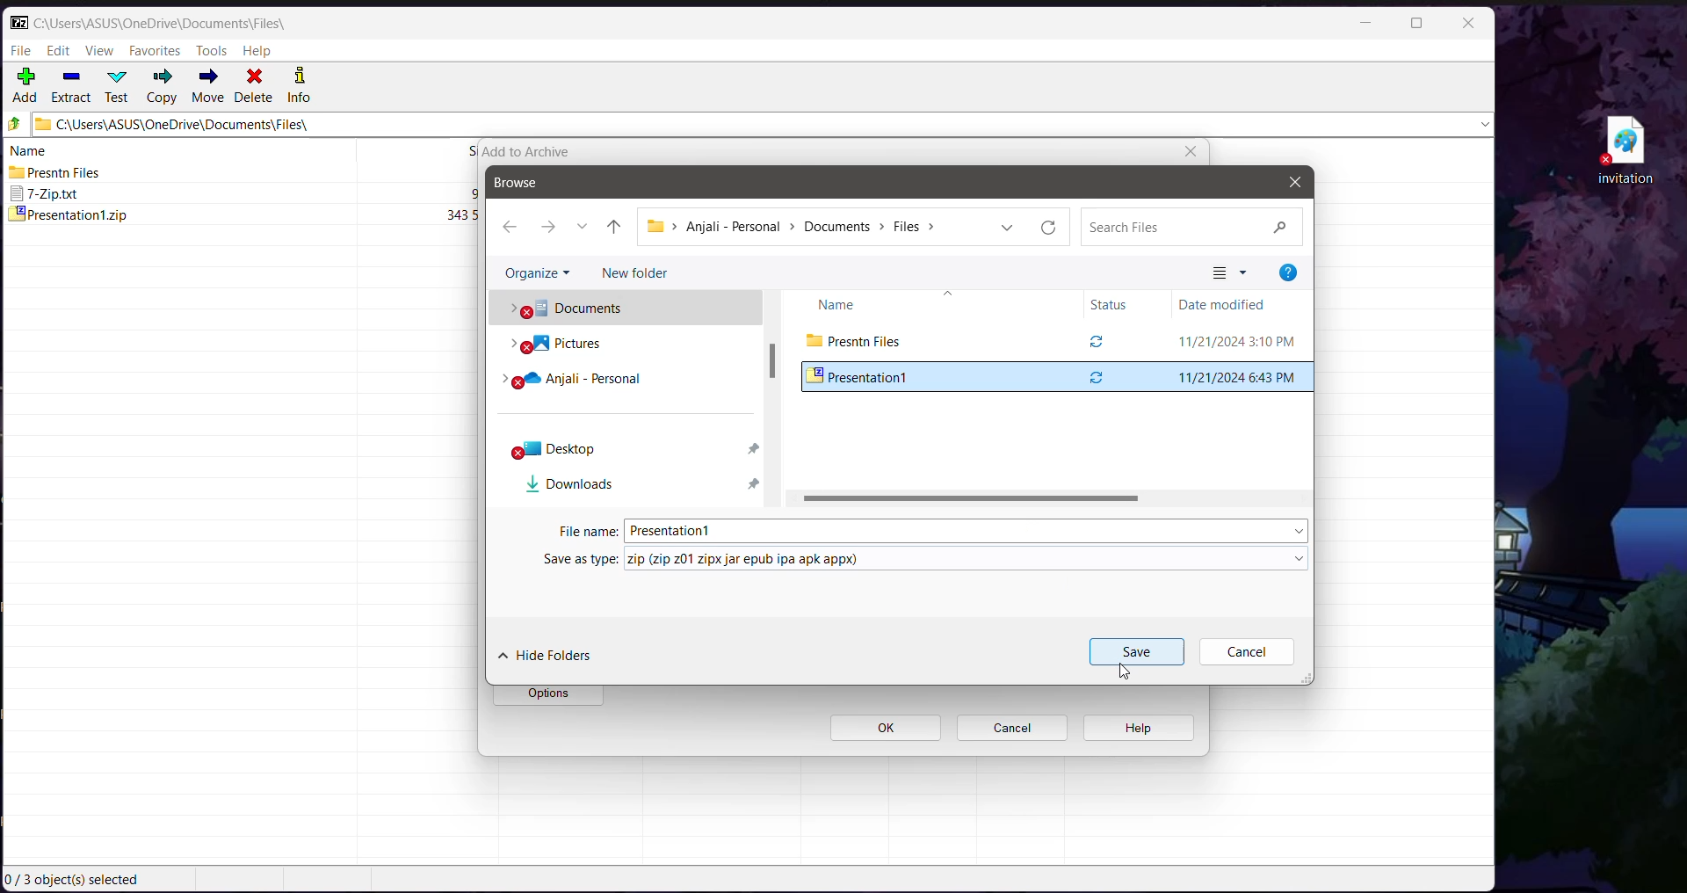  What do you see at coordinates (1001, 227) in the screenshot?
I see `Previous locations` at bounding box center [1001, 227].